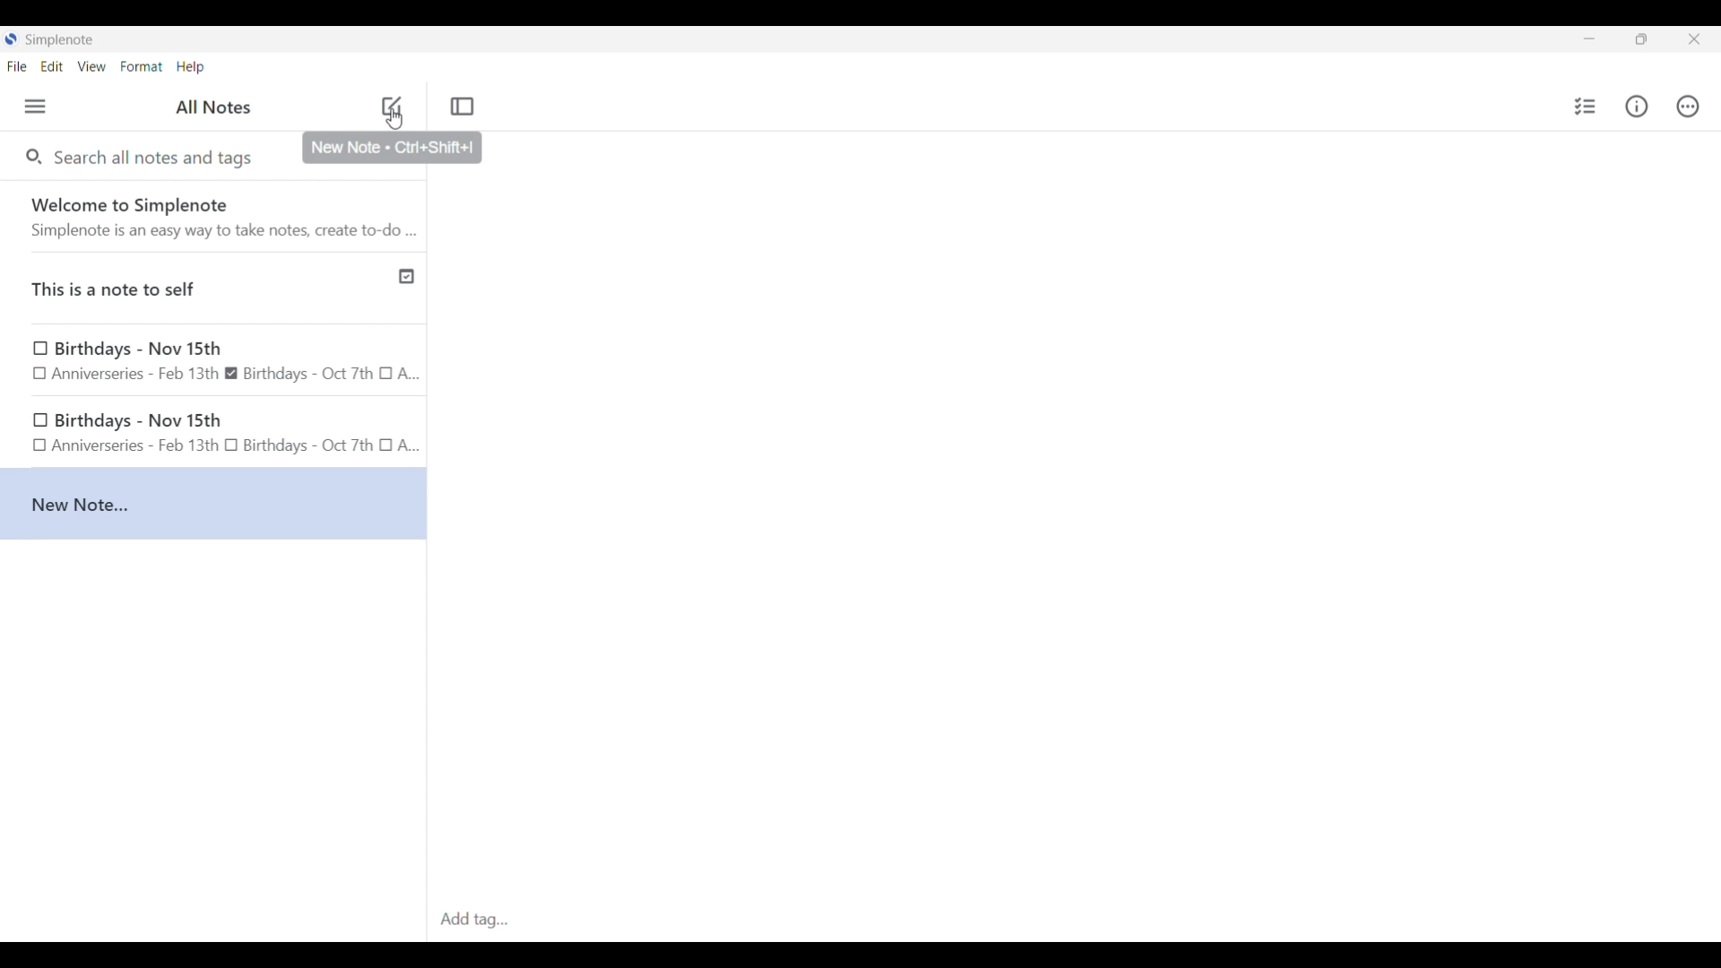  What do you see at coordinates (53, 65) in the screenshot?
I see `Edit menu` at bounding box center [53, 65].